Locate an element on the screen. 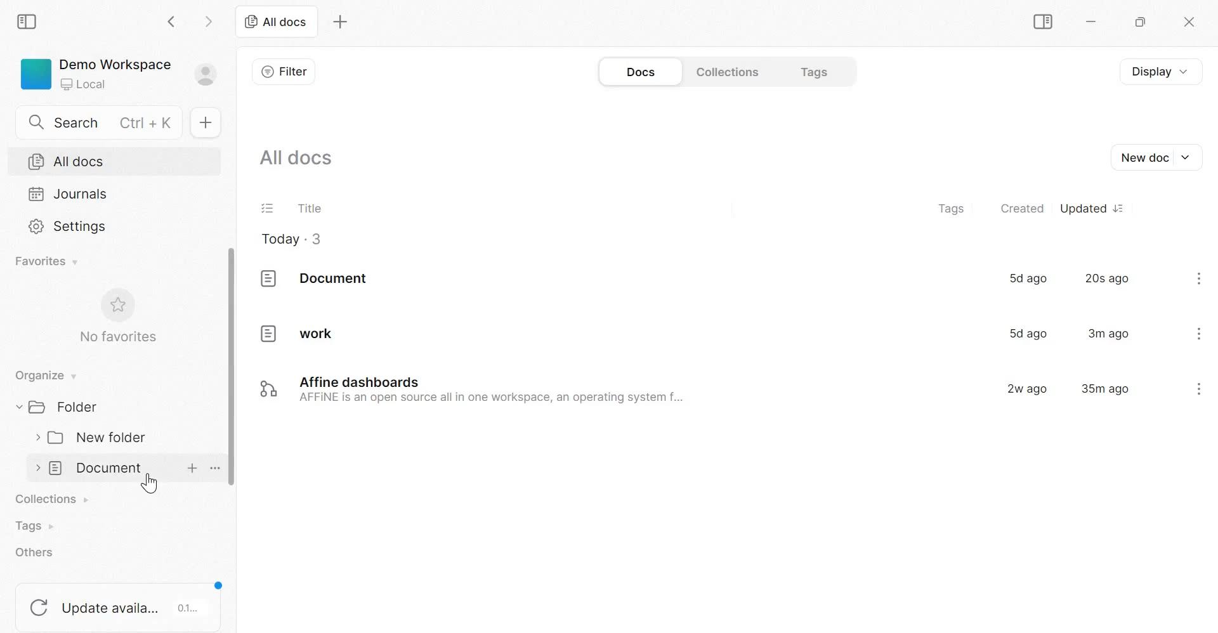 The width and height of the screenshot is (1218, 633). kebab menu is located at coordinates (1200, 278).